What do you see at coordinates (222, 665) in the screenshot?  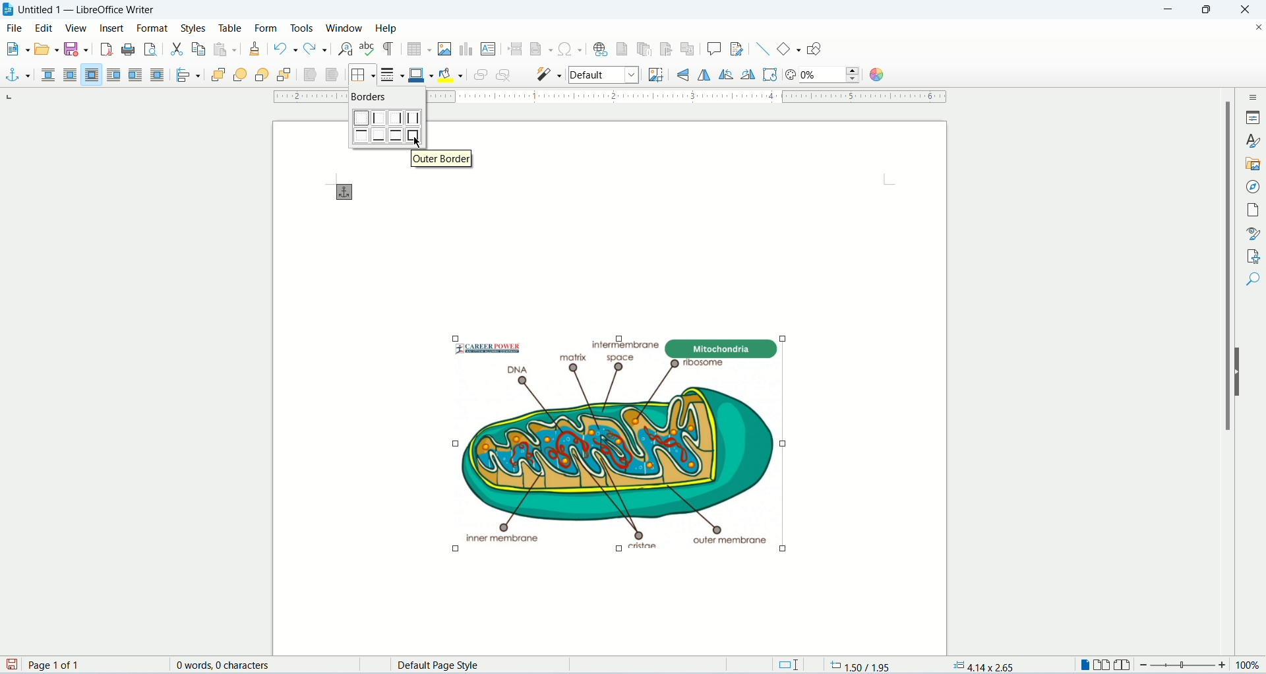 I see `0 words, 0 characters` at bounding box center [222, 665].